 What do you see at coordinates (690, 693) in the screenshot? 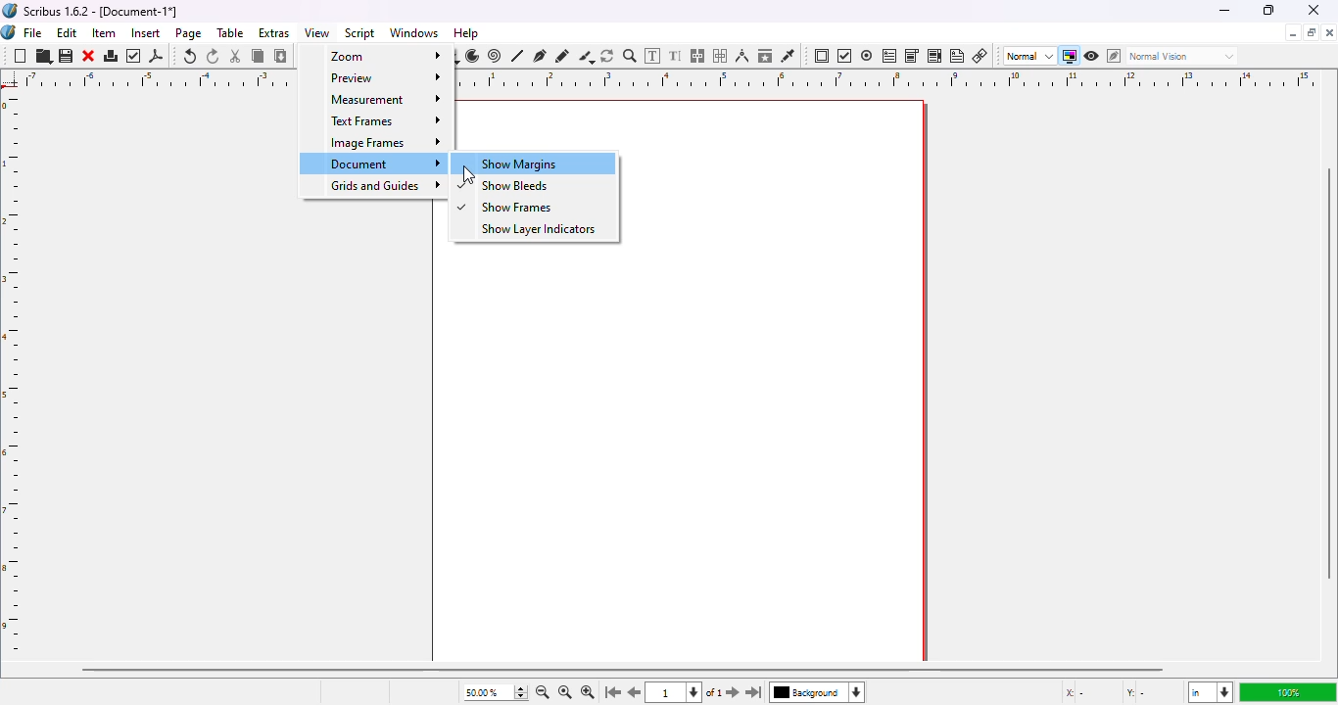
I see `1 of 1` at bounding box center [690, 693].